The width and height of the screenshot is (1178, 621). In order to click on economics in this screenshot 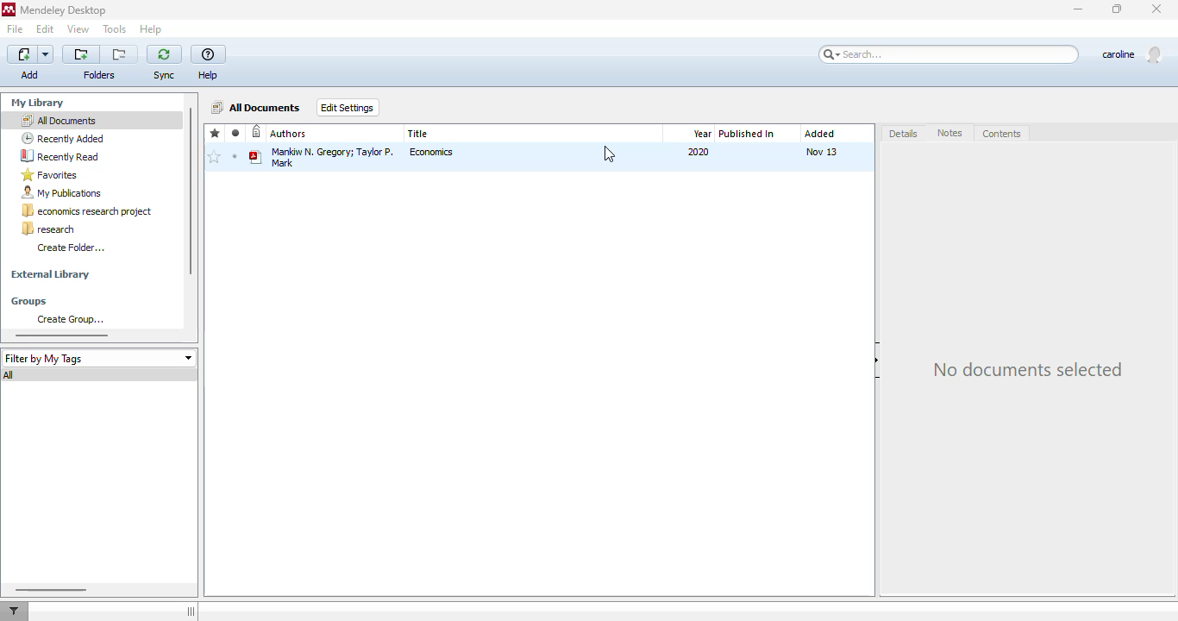, I will do `click(433, 152)`.